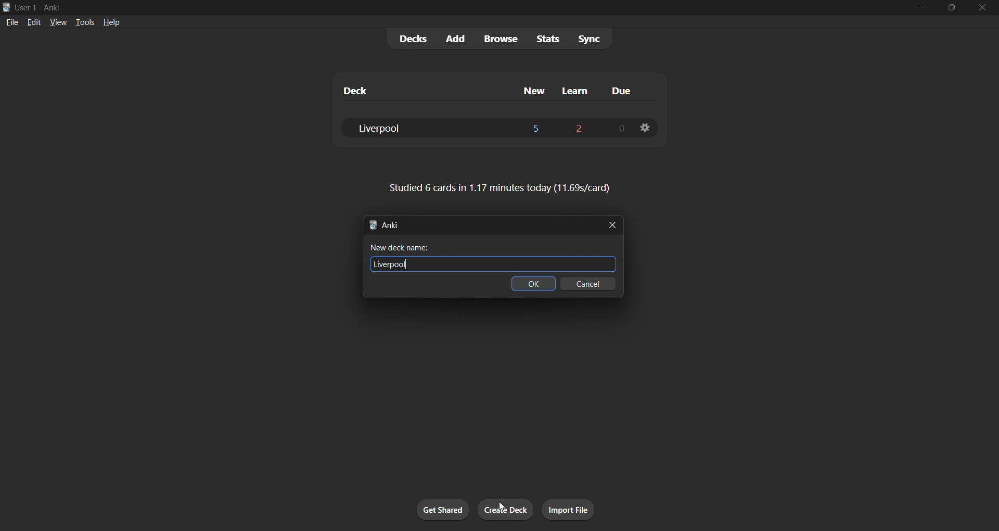  Describe the element at coordinates (550, 38) in the screenshot. I see `stats` at that location.